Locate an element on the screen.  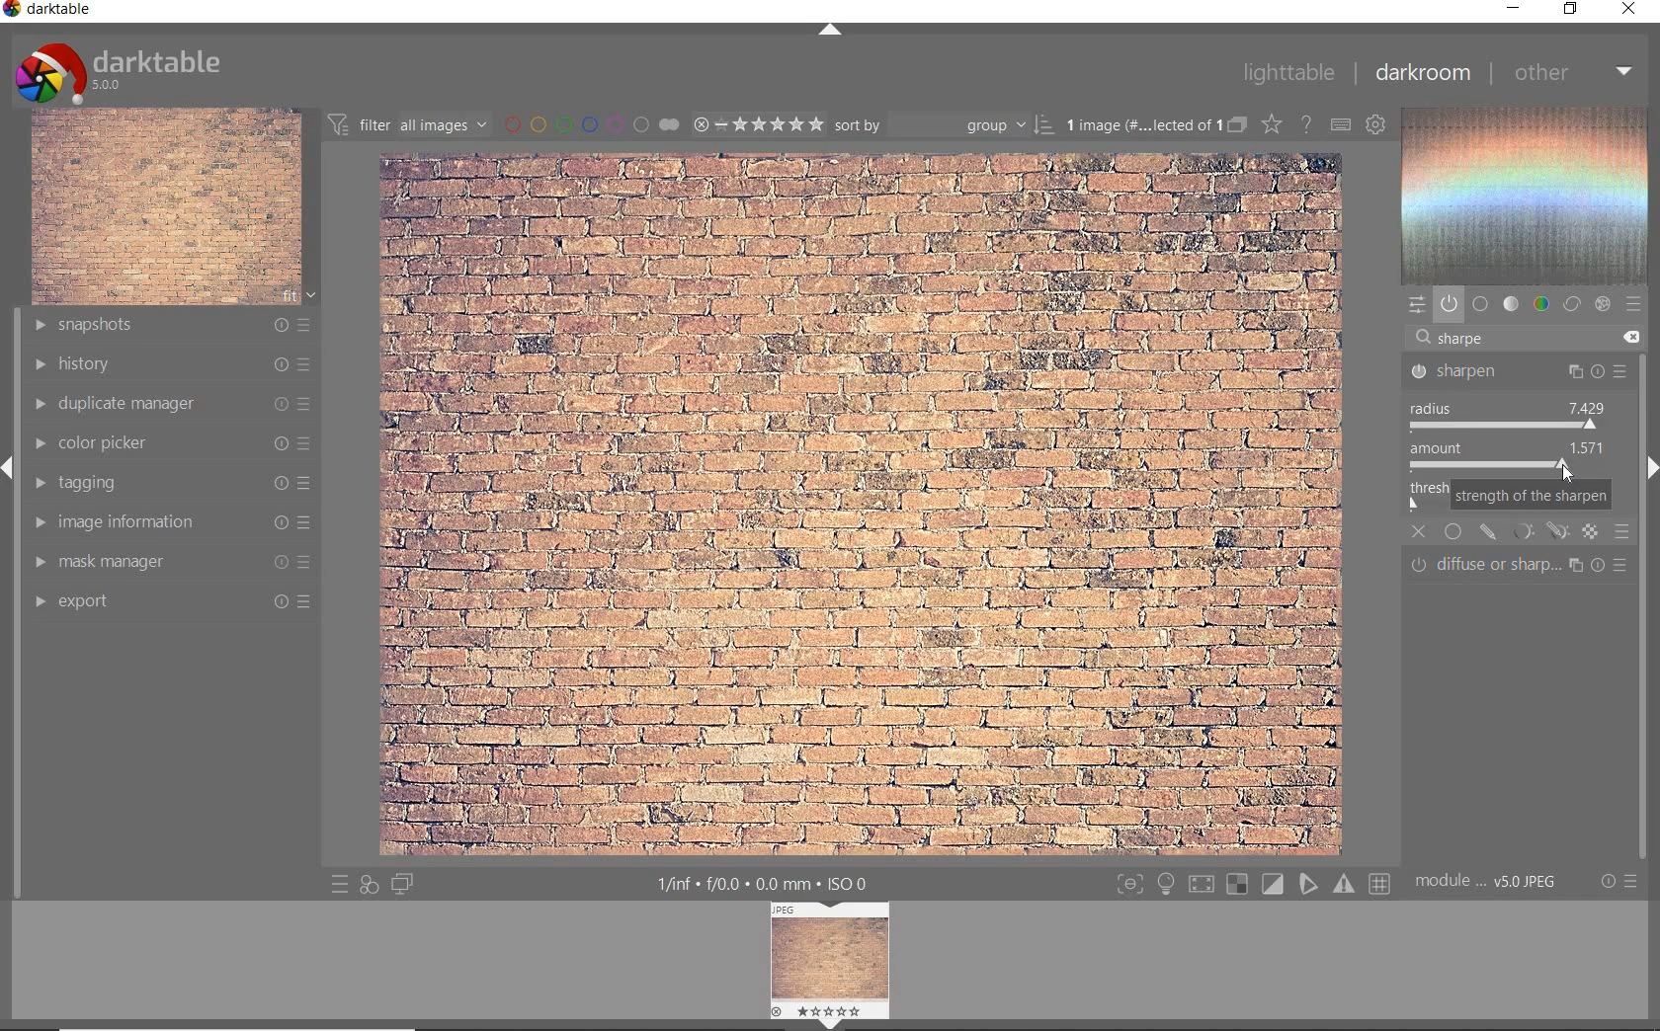
module ...v5.0 JPEG is located at coordinates (1486, 884).